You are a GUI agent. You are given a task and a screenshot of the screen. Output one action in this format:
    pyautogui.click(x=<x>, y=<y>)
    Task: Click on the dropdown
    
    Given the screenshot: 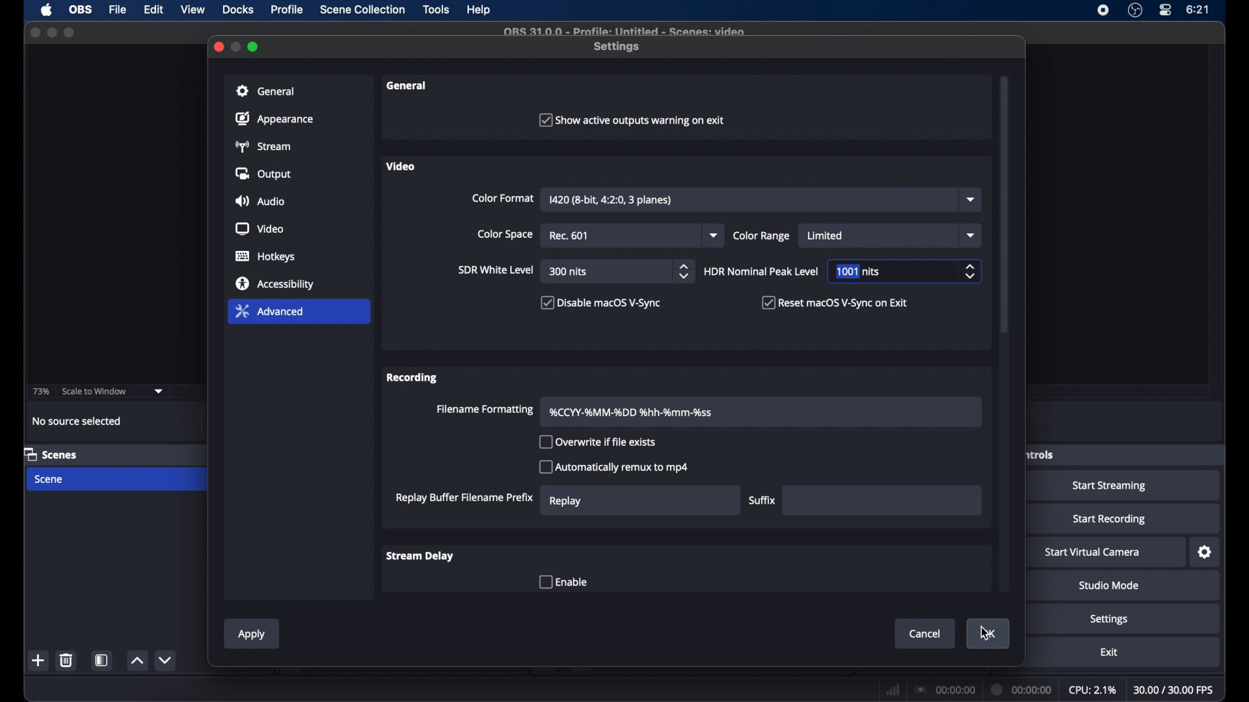 What is the action you would take?
    pyautogui.click(x=971, y=199)
    